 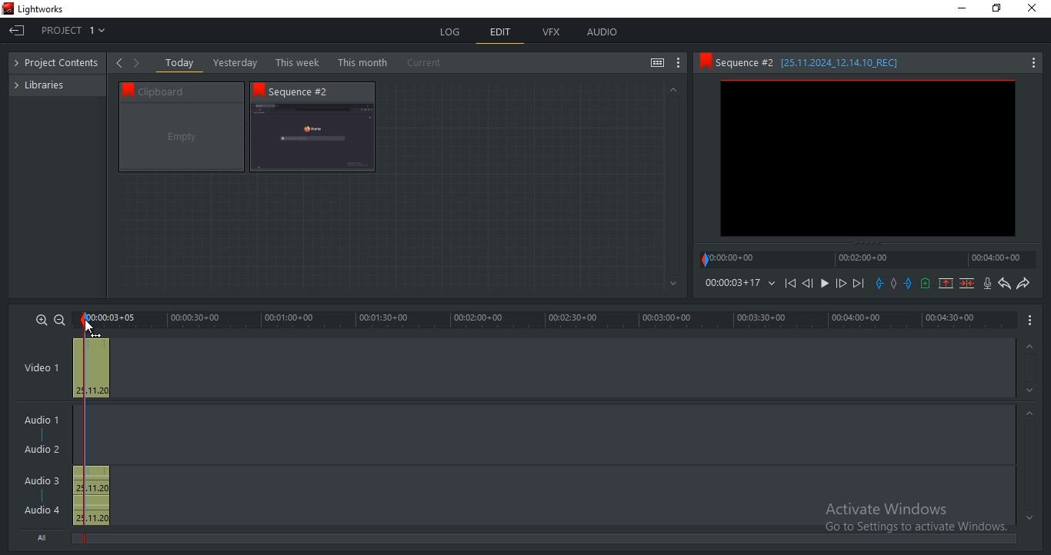 What do you see at coordinates (118, 62) in the screenshot?
I see `Show options to the left` at bounding box center [118, 62].